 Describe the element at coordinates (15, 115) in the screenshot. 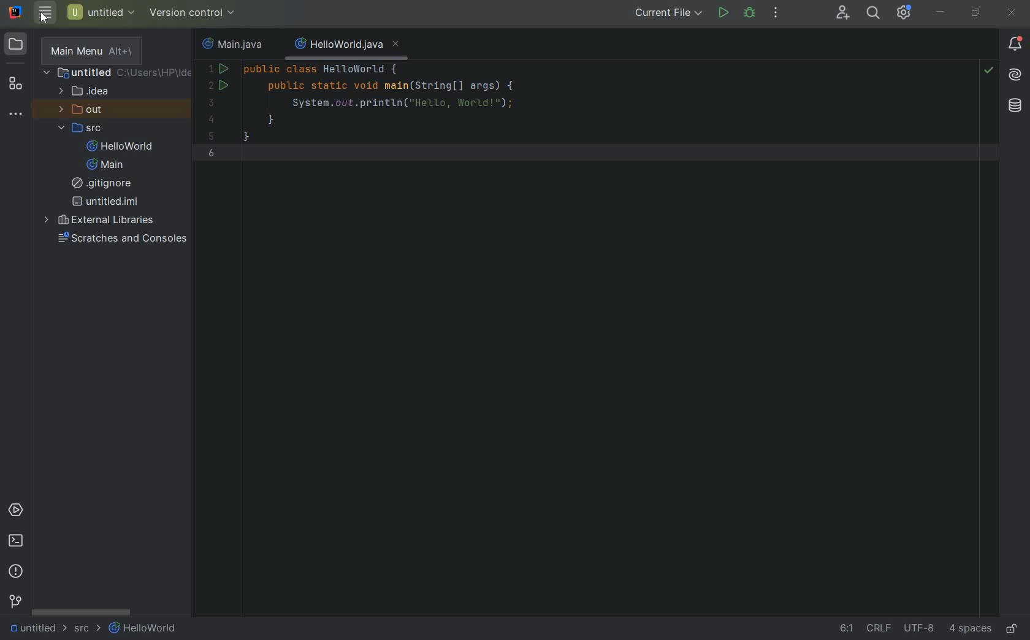

I see `MORE TOOL WINDOWS` at that location.